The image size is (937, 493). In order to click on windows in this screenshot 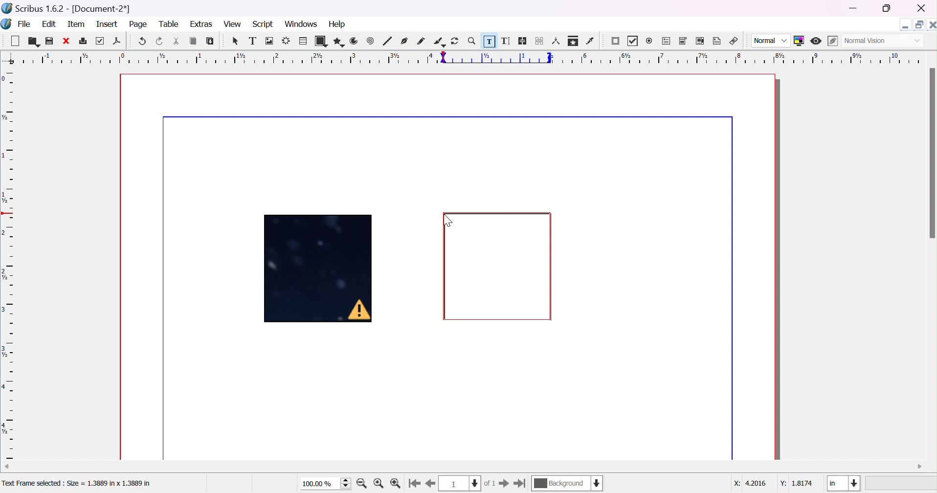, I will do `click(301, 25)`.